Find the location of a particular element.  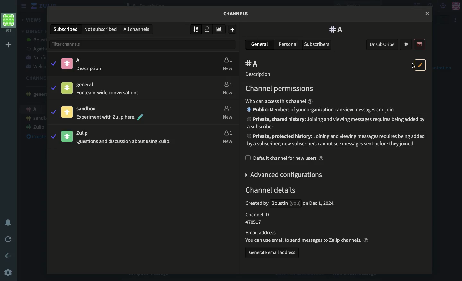

Generate email address is located at coordinates (272, 254).